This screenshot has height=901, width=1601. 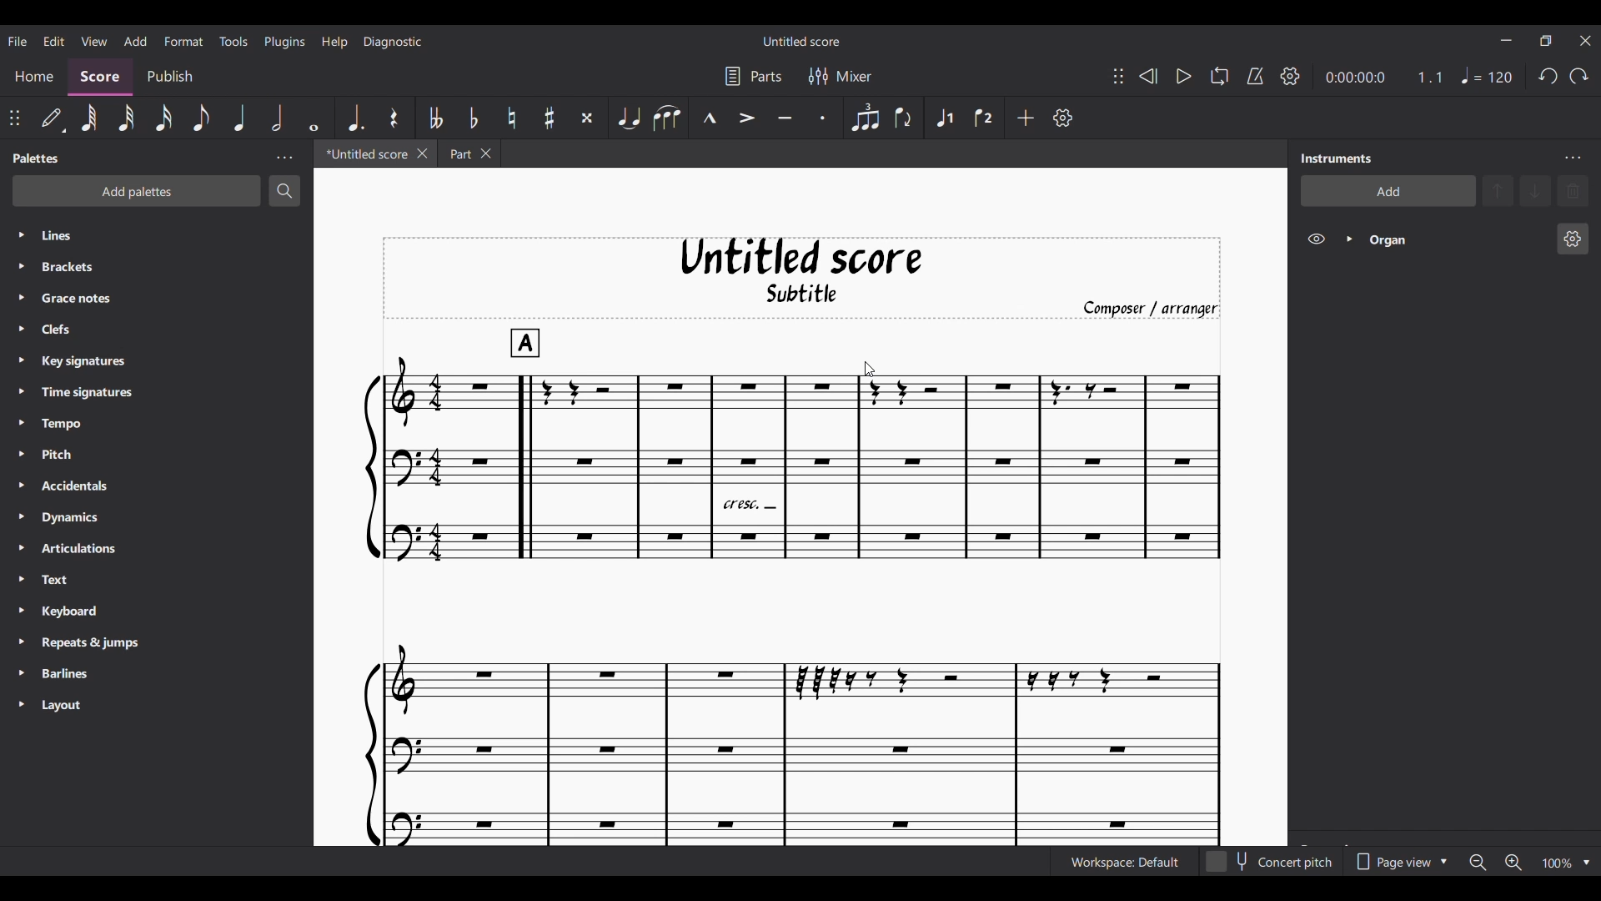 I want to click on Search, so click(x=284, y=190).